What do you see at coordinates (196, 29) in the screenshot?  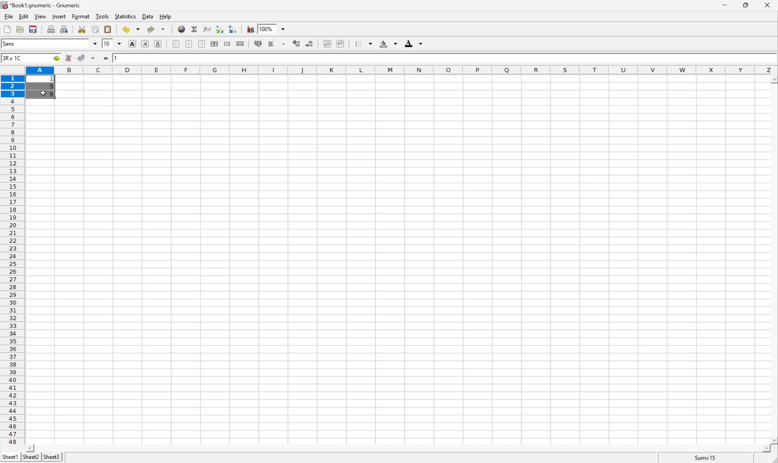 I see `sum in current cell` at bounding box center [196, 29].